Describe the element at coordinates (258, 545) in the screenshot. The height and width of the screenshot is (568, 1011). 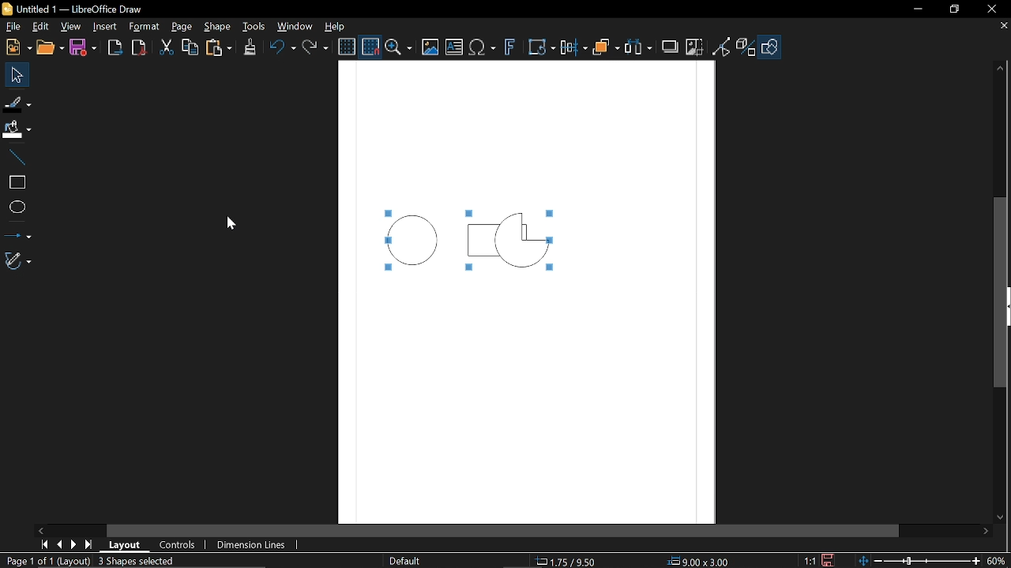
I see `Dimension lines` at that location.